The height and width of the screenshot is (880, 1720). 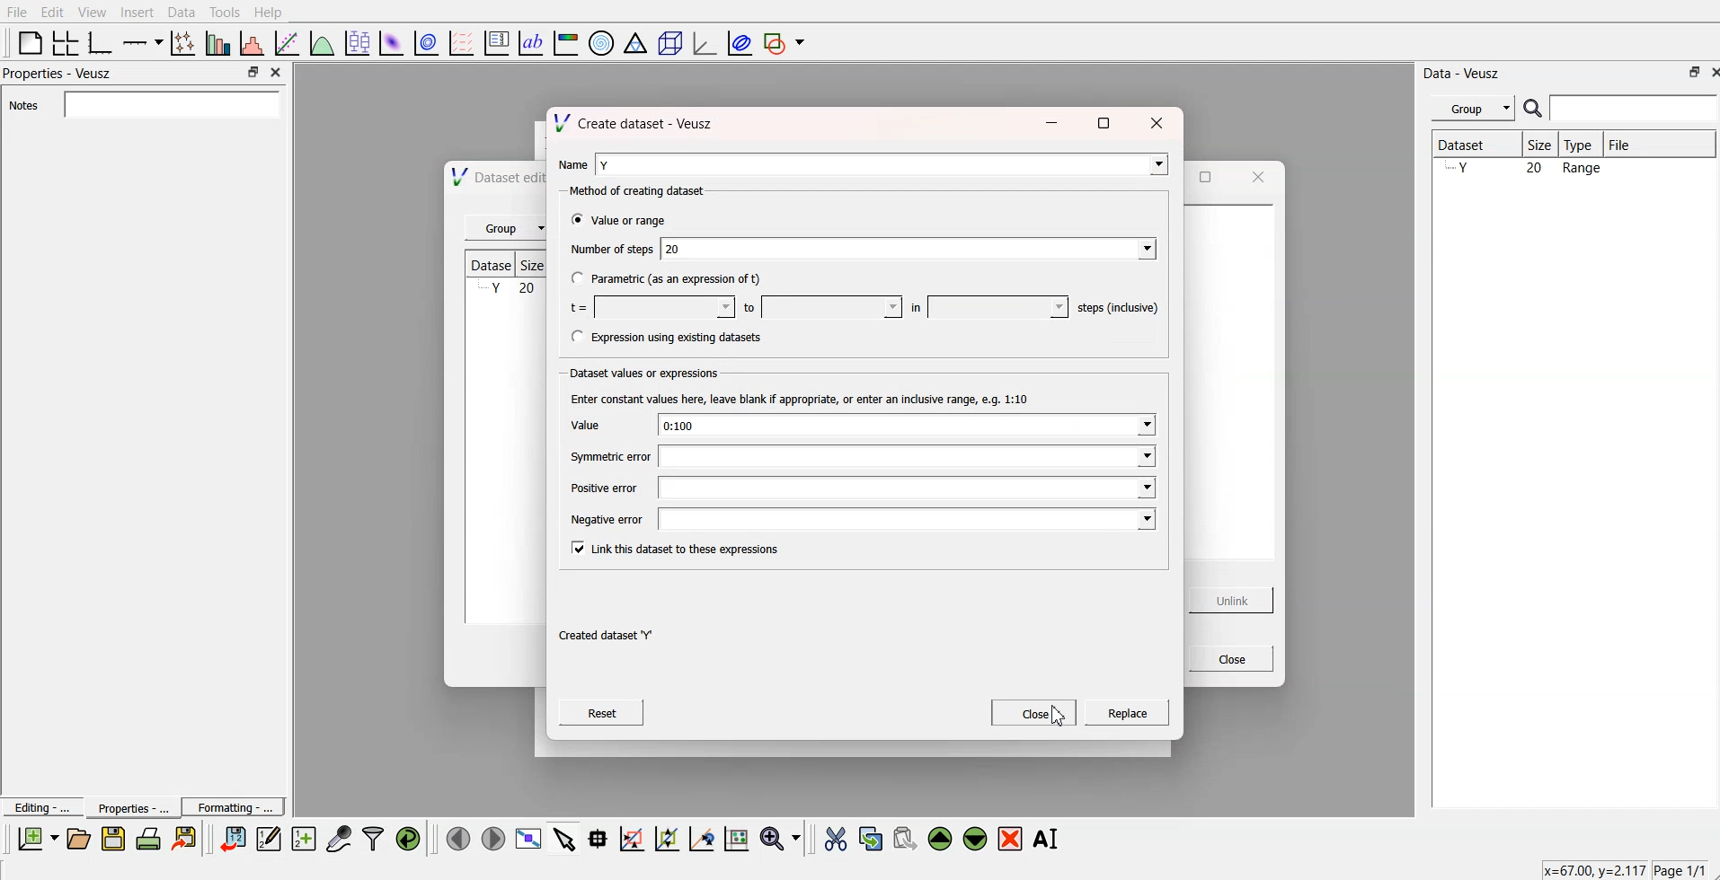 I want to click on name, so click(x=570, y=162).